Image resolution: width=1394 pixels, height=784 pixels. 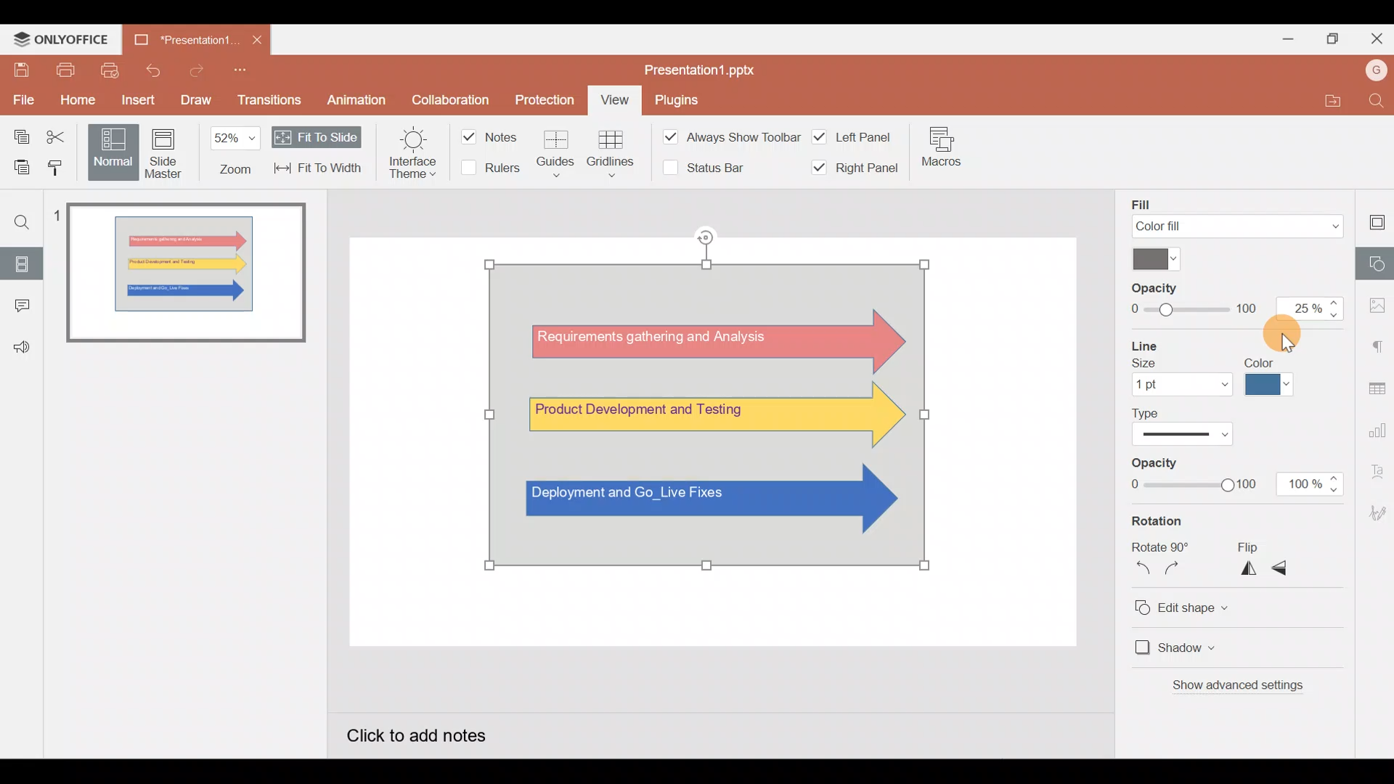 What do you see at coordinates (134, 98) in the screenshot?
I see `Insert` at bounding box center [134, 98].